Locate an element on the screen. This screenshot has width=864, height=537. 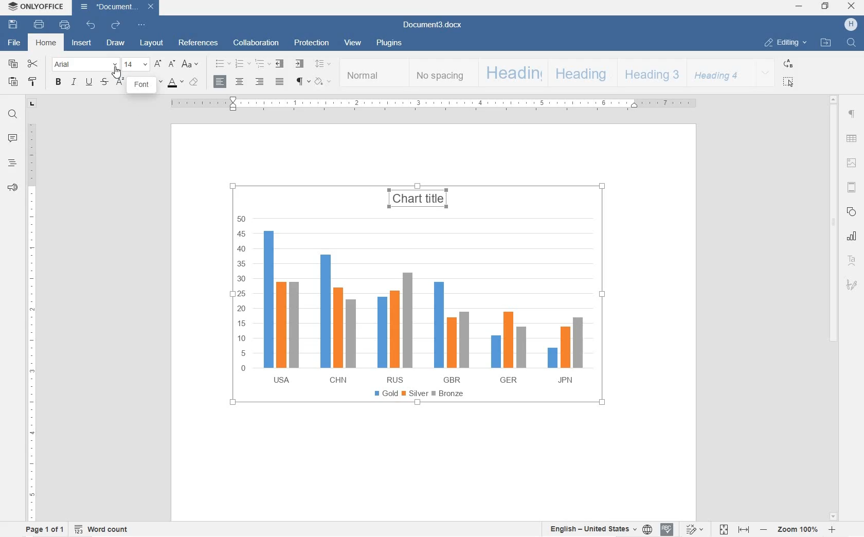
COLLABORATION is located at coordinates (255, 43).